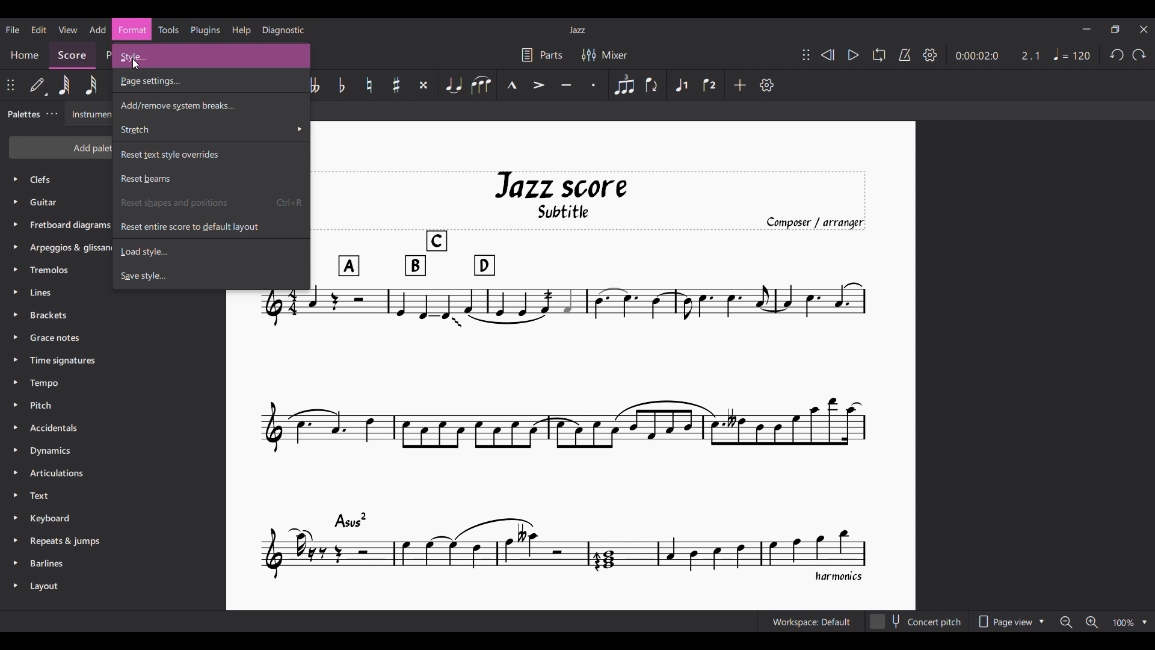  What do you see at coordinates (854, 55) in the screenshot?
I see `Play` at bounding box center [854, 55].